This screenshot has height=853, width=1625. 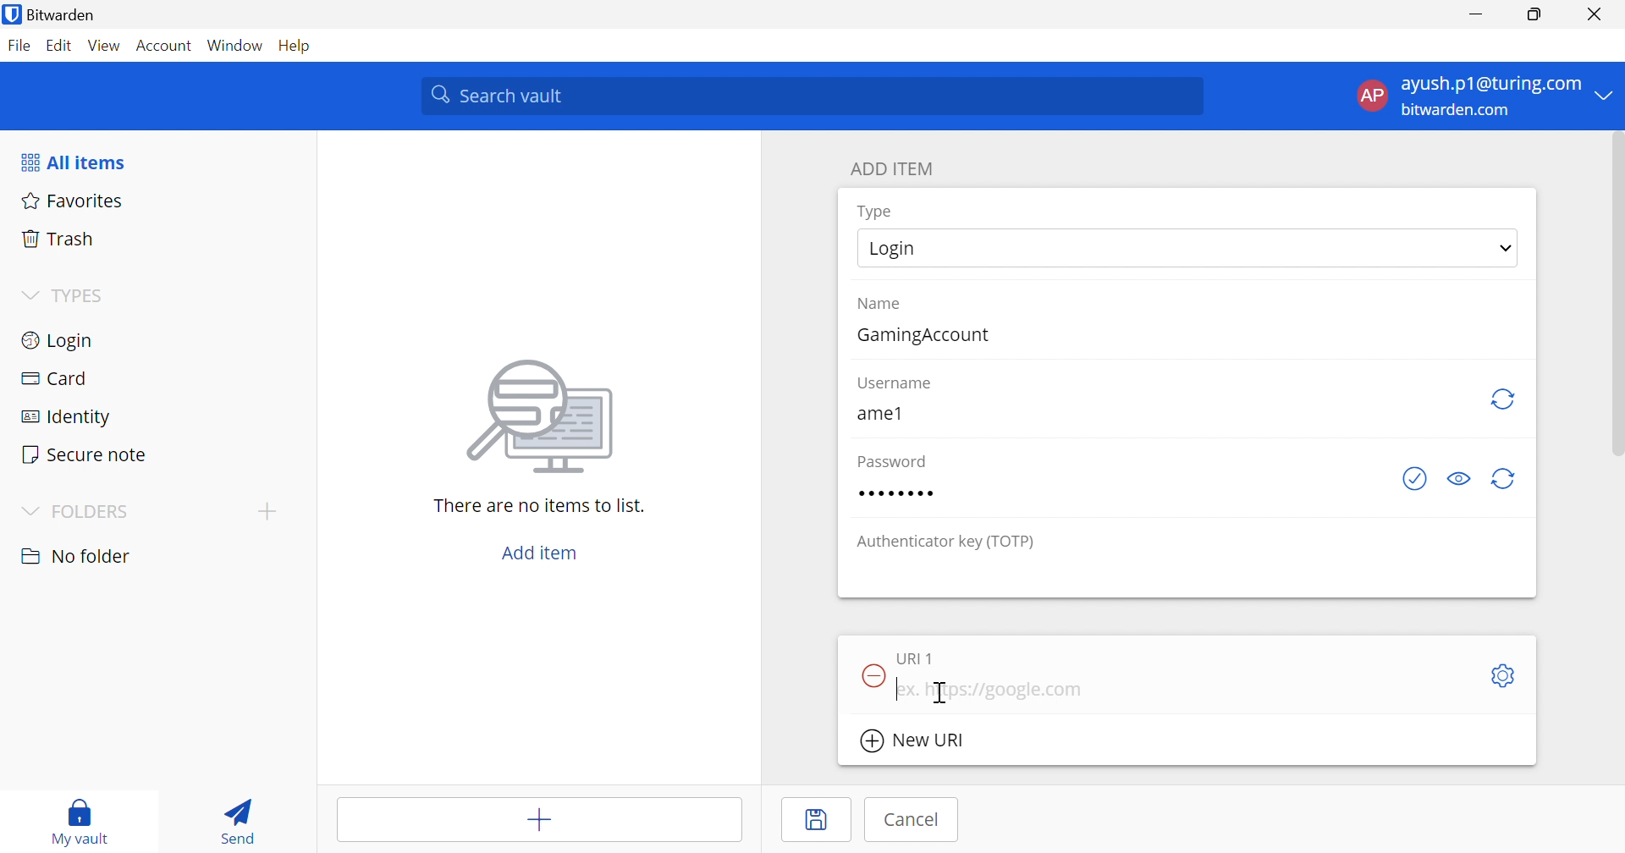 What do you see at coordinates (237, 819) in the screenshot?
I see `Send` at bounding box center [237, 819].